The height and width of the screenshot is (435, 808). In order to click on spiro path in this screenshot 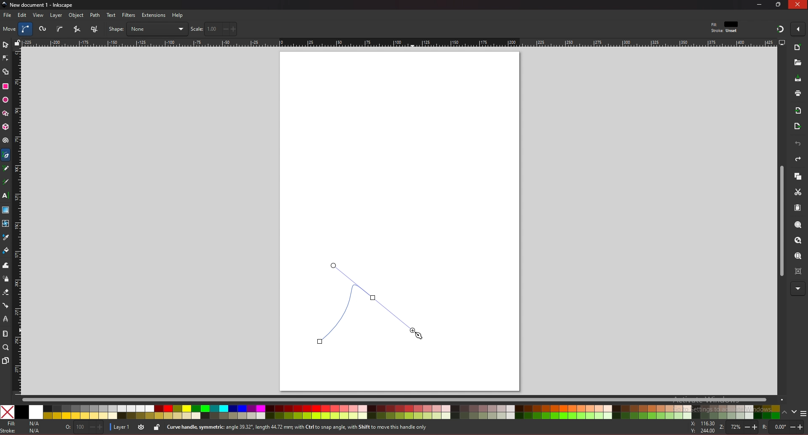, I will do `click(43, 29)`.